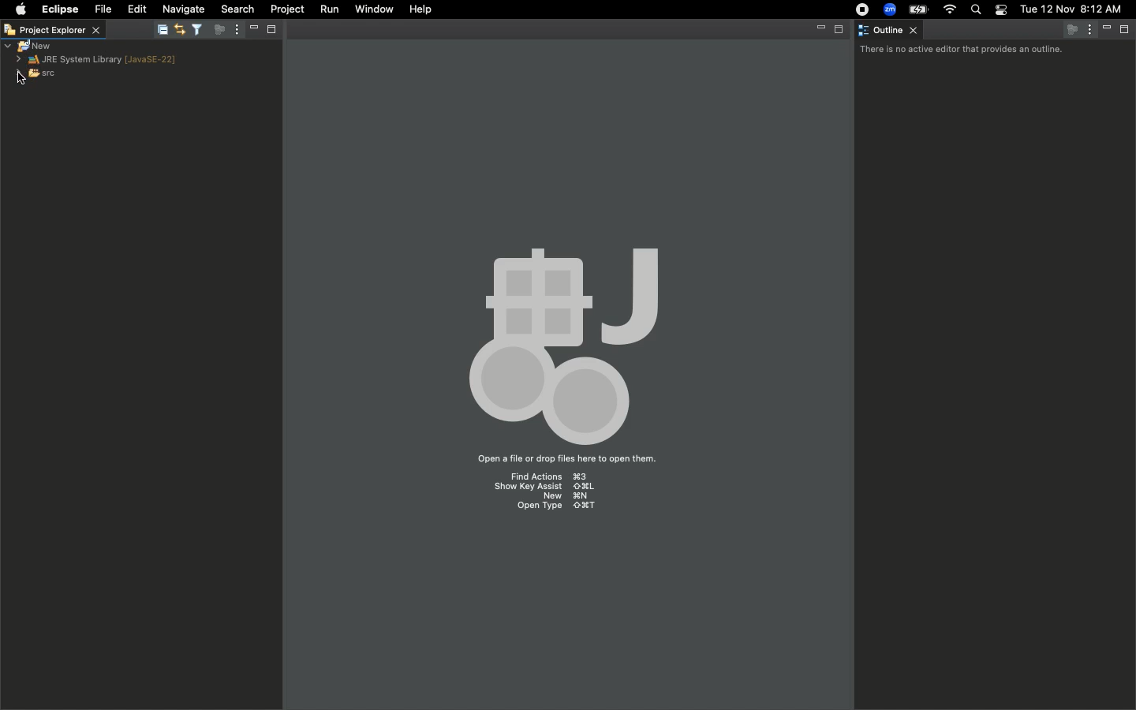 The height and width of the screenshot is (710, 1136). Describe the element at coordinates (60, 10) in the screenshot. I see `Eclipse` at that location.